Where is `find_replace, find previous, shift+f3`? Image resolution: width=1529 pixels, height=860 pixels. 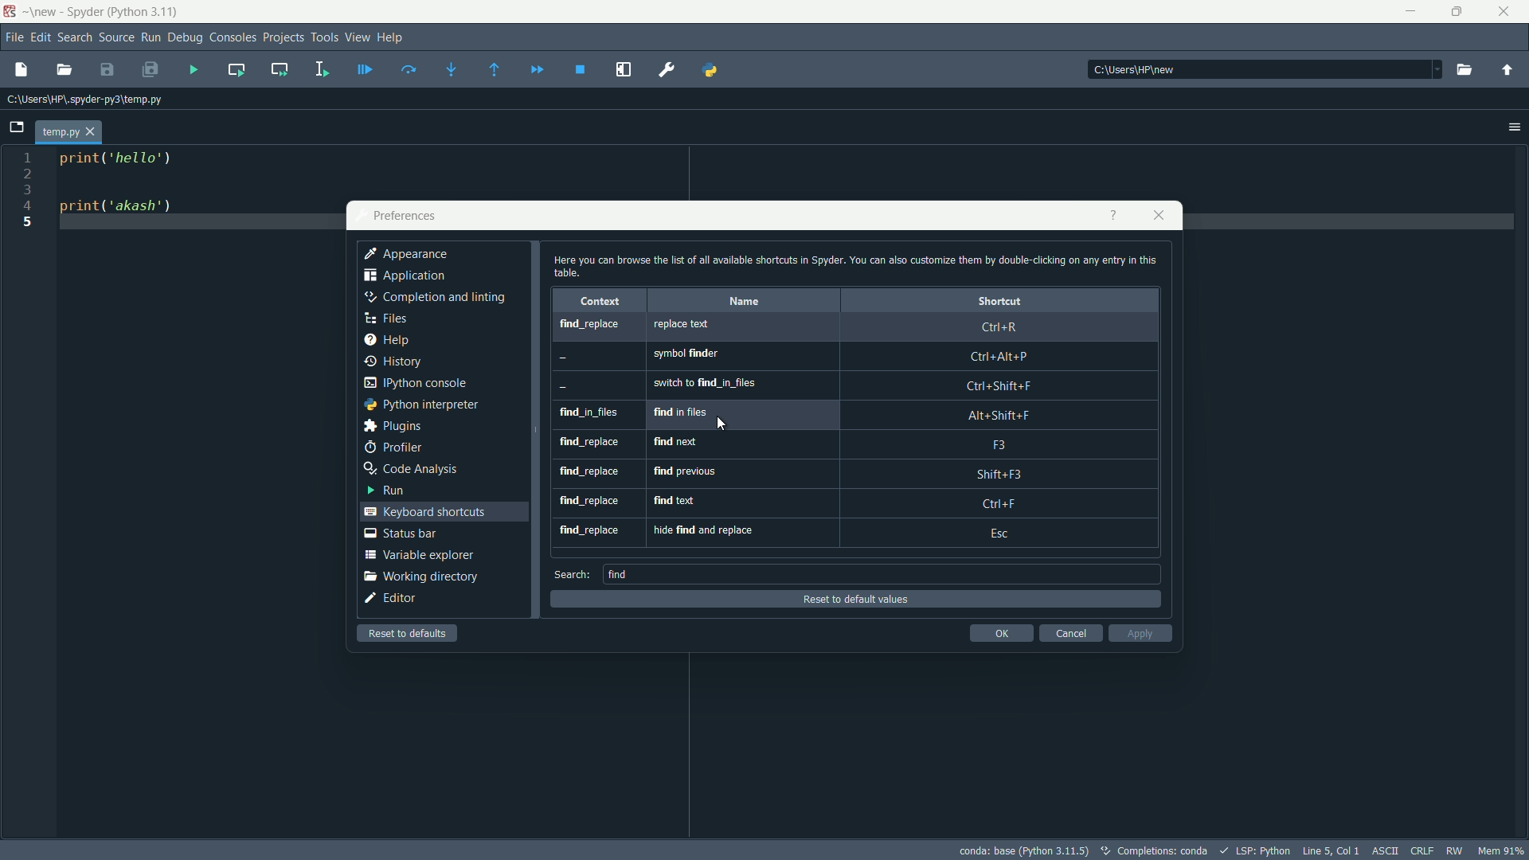
find_replace, find previous, shift+f3 is located at coordinates (856, 473).